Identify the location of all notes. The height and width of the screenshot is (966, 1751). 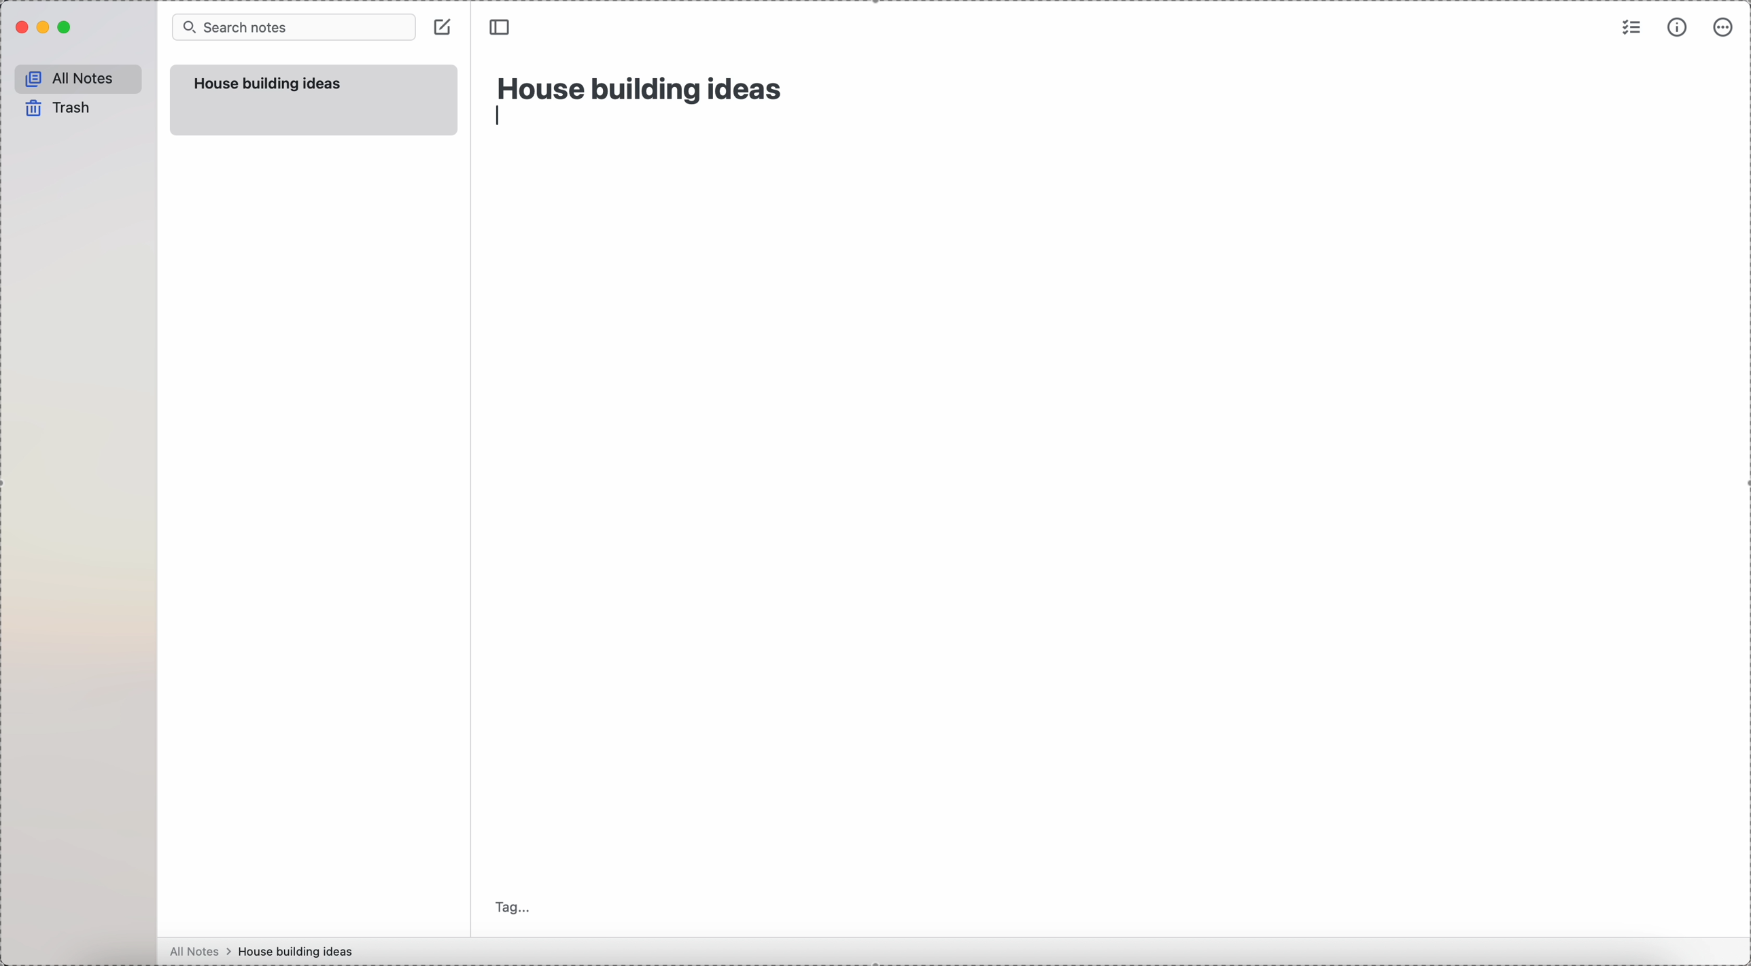
(79, 79).